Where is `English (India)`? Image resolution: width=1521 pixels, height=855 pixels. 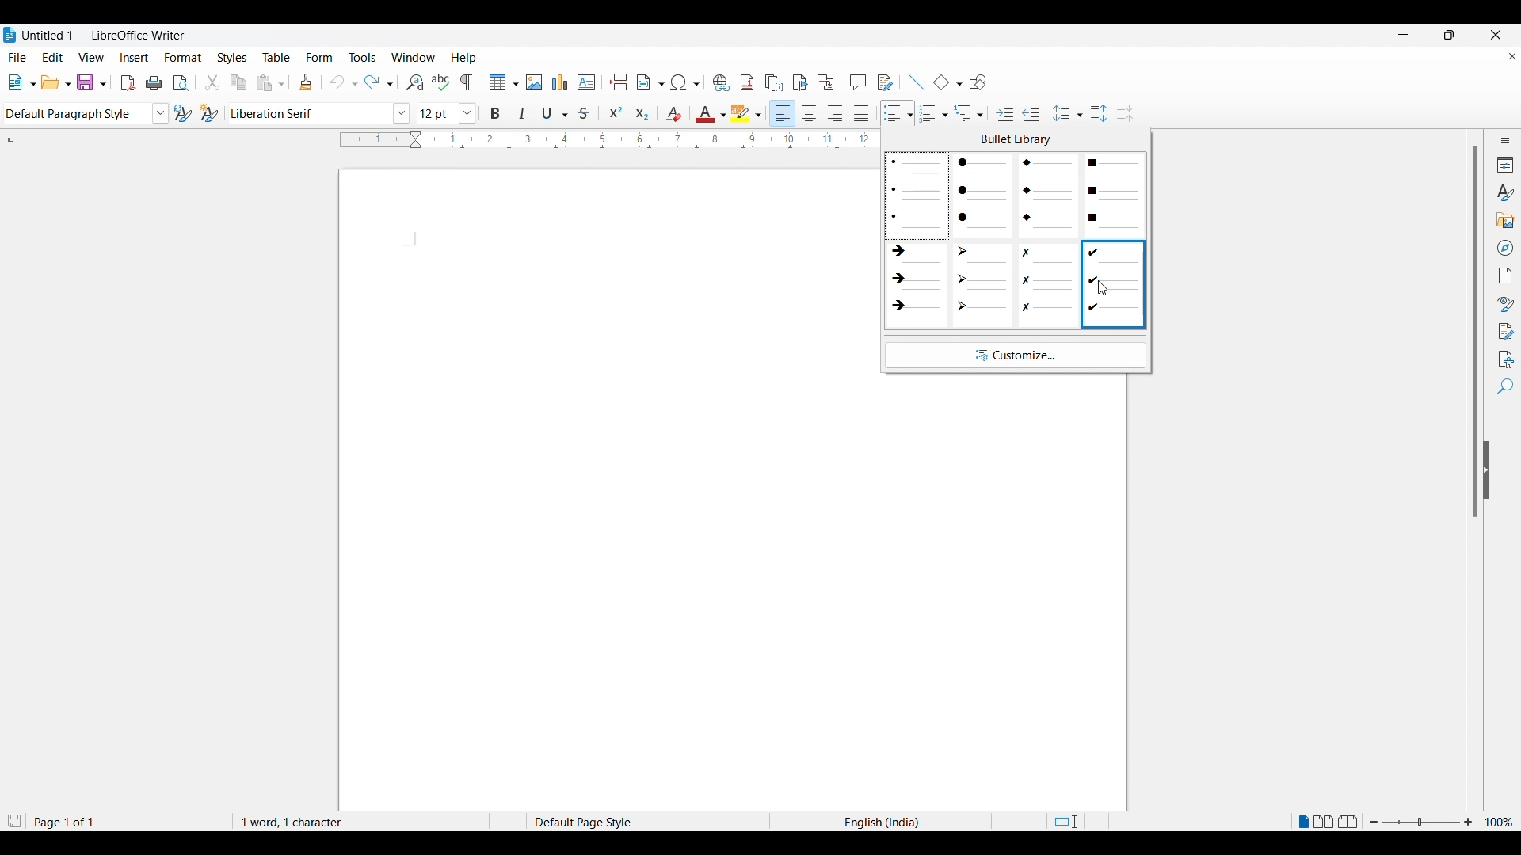
English (India) is located at coordinates (891, 820).